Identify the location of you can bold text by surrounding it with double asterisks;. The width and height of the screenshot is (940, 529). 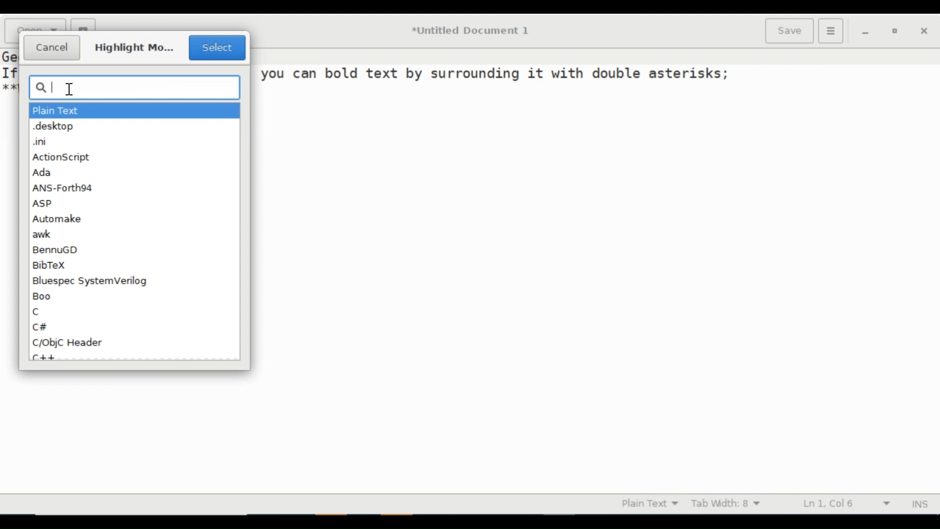
(492, 75).